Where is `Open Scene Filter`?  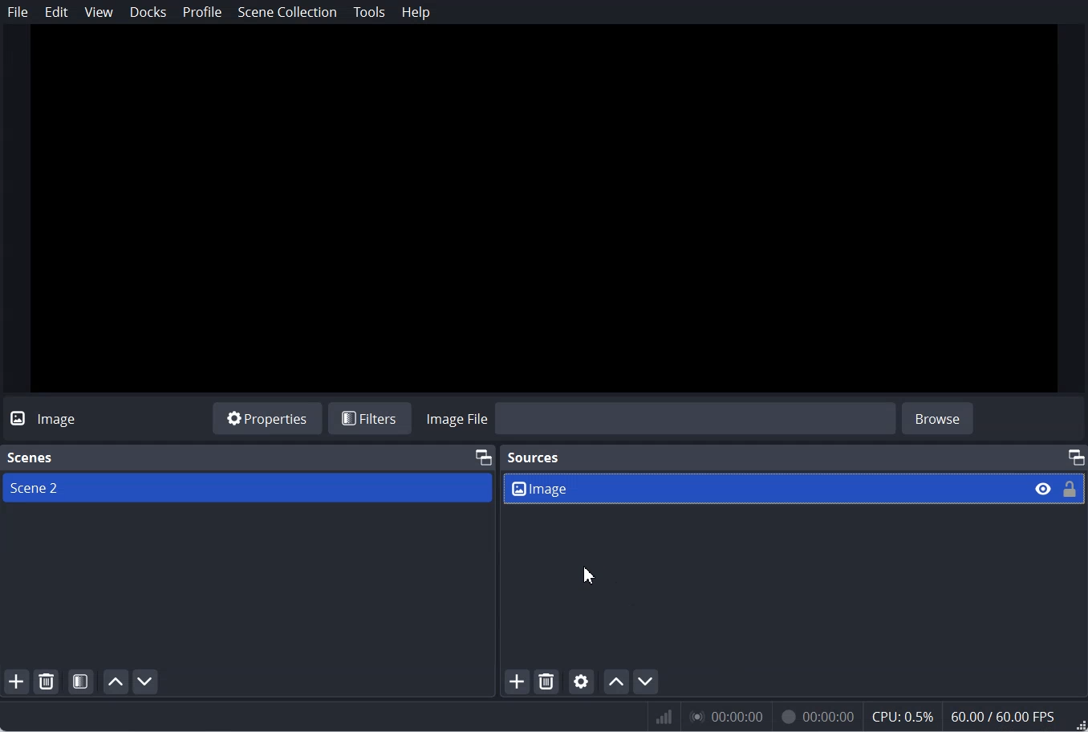
Open Scene Filter is located at coordinates (81, 681).